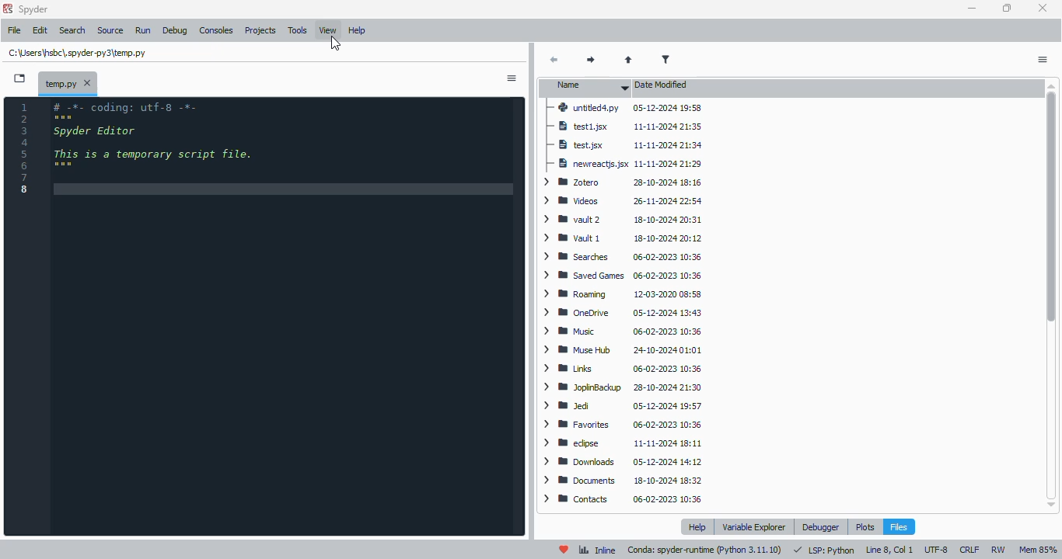 The height and width of the screenshot is (559, 1062). What do you see at coordinates (7, 9) in the screenshot?
I see `logo` at bounding box center [7, 9].